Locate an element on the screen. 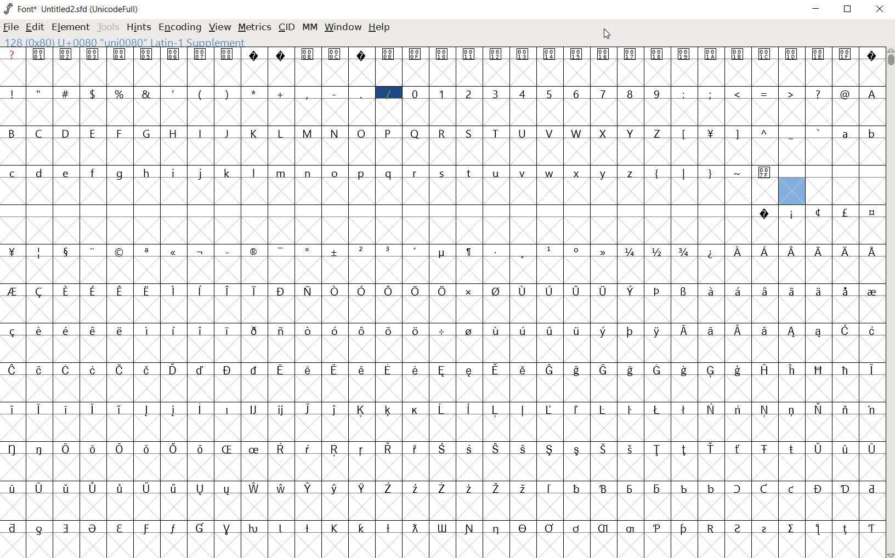  glyph is located at coordinates (630, 489).